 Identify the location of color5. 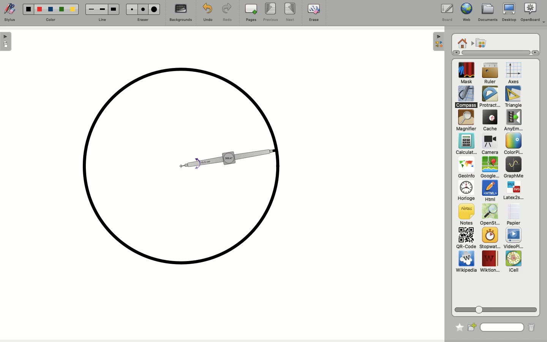
(72, 10).